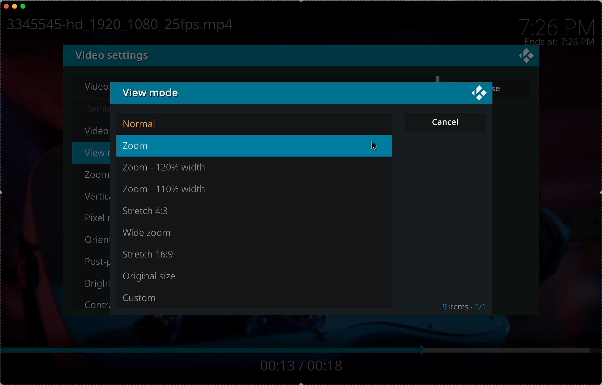 The image size is (602, 385). What do you see at coordinates (146, 232) in the screenshot?
I see `wide zoom` at bounding box center [146, 232].